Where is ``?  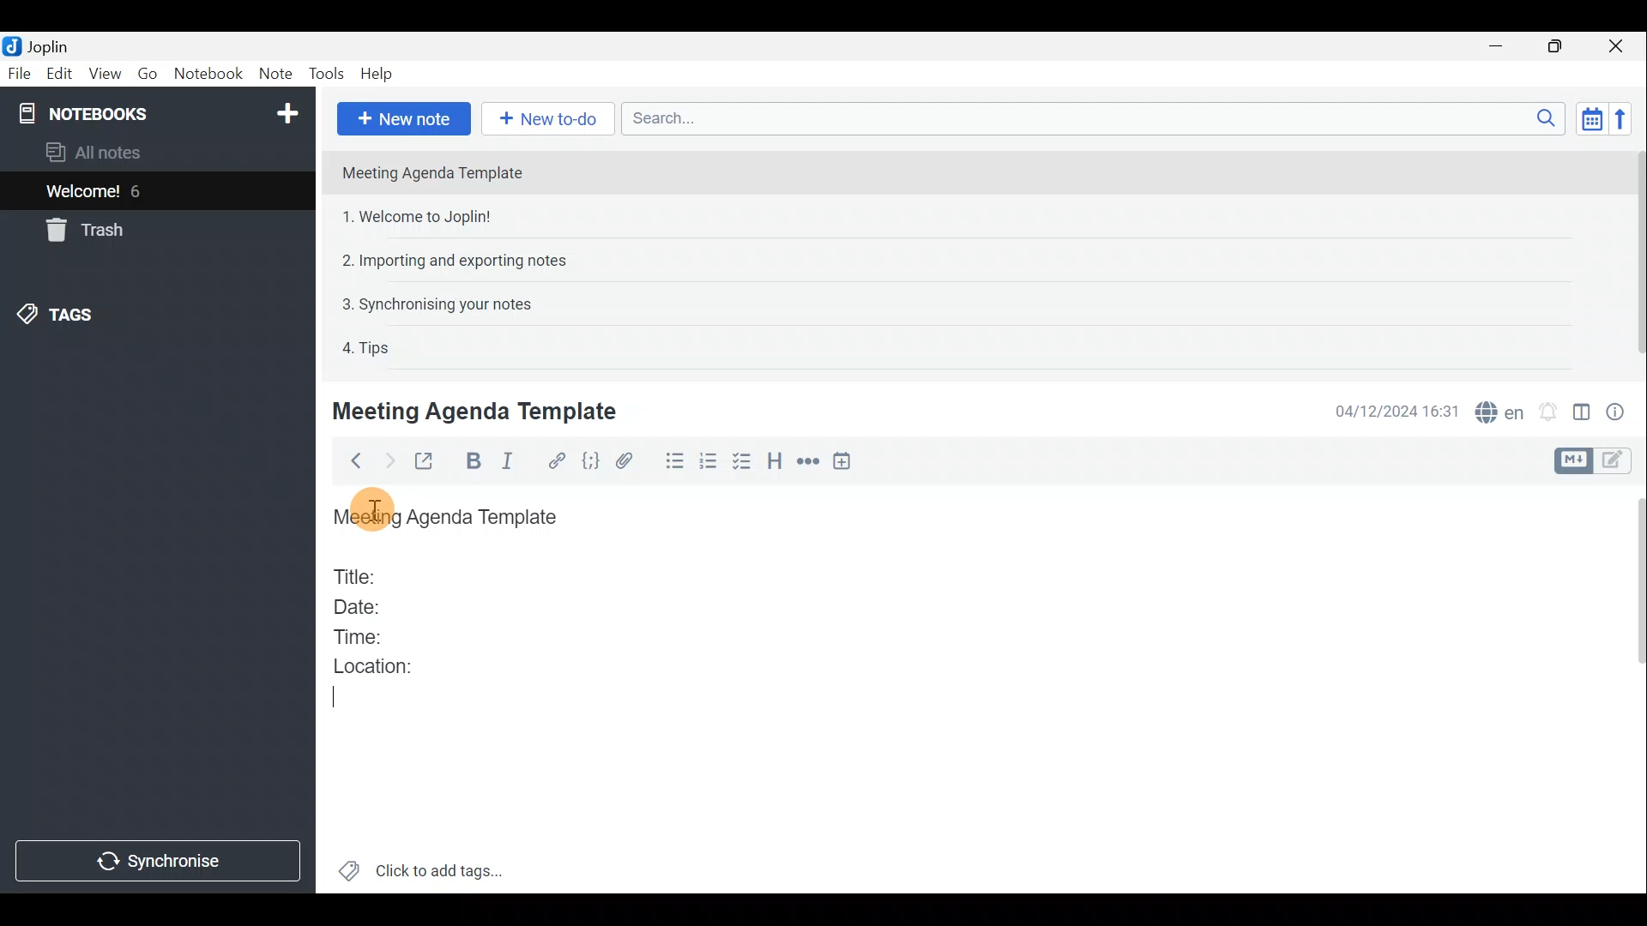
 is located at coordinates (375, 508).